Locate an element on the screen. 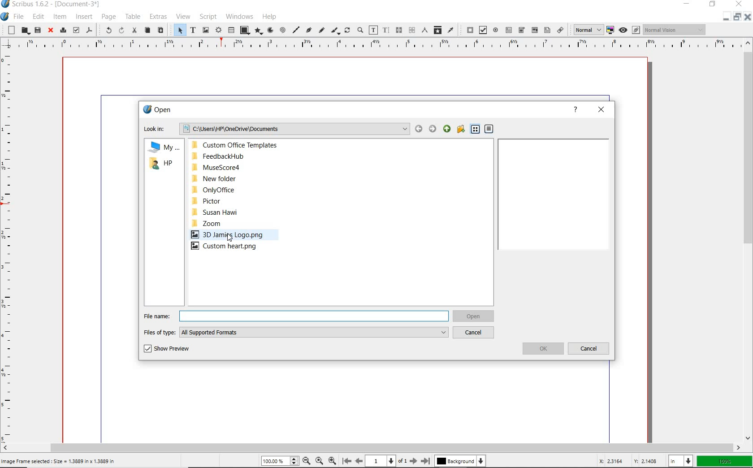  INSERT is located at coordinates (84, 17).